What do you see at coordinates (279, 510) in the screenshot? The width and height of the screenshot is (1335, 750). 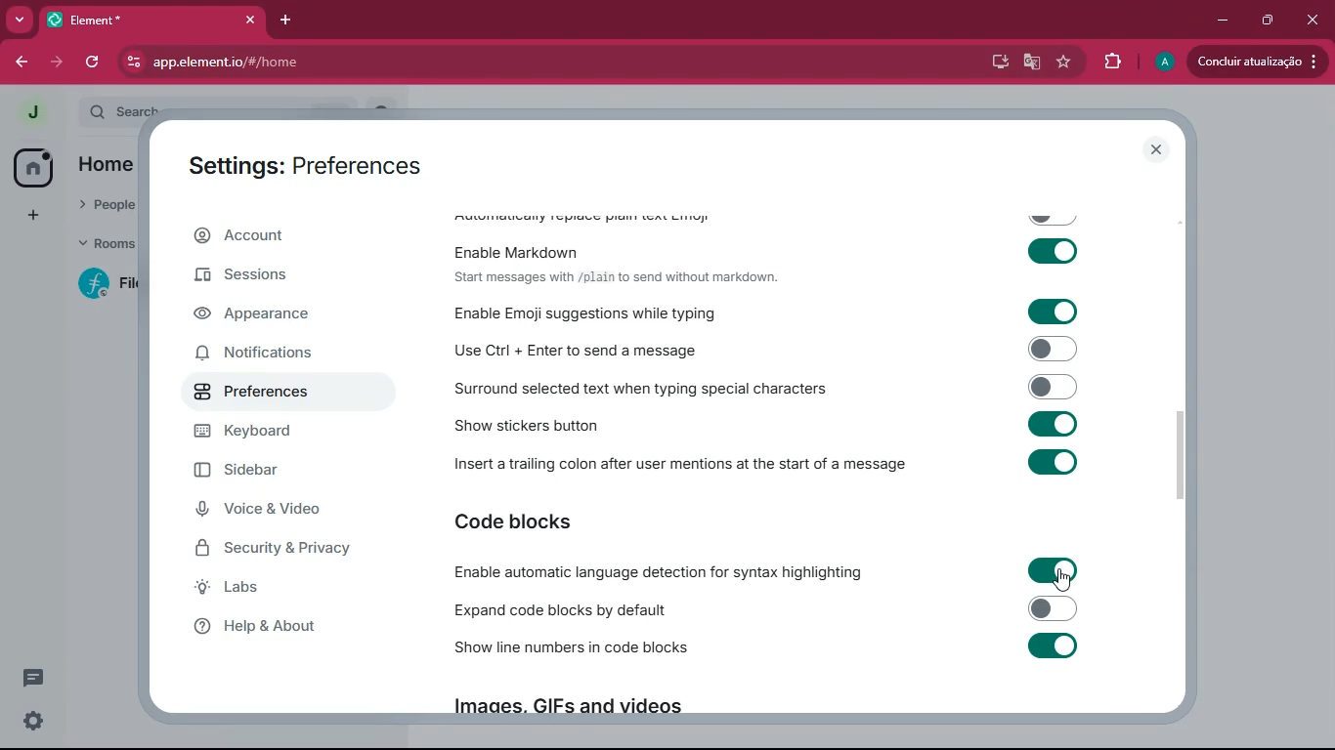 I see `voice & video` at bounding box center [279, 510].